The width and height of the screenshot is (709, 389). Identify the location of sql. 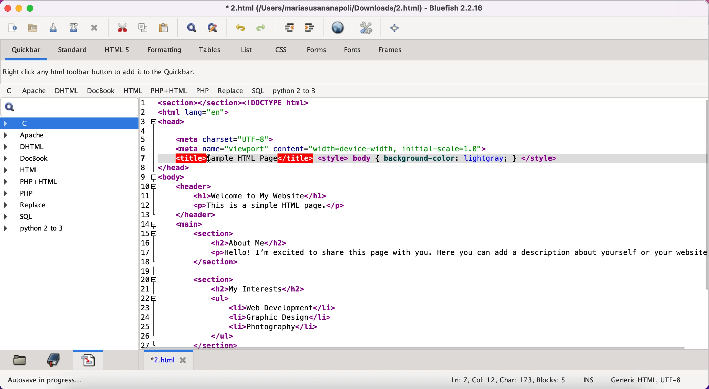
(43, 216).